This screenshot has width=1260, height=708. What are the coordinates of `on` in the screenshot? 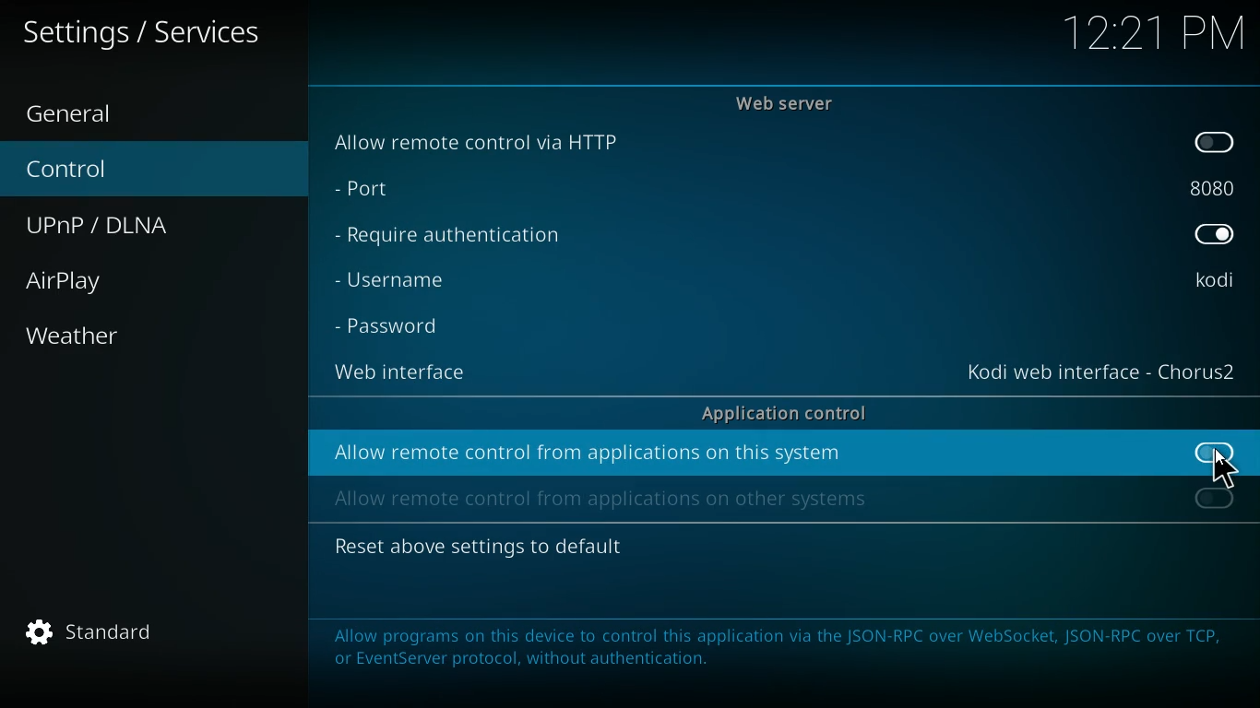 It's located at (1214, 232).